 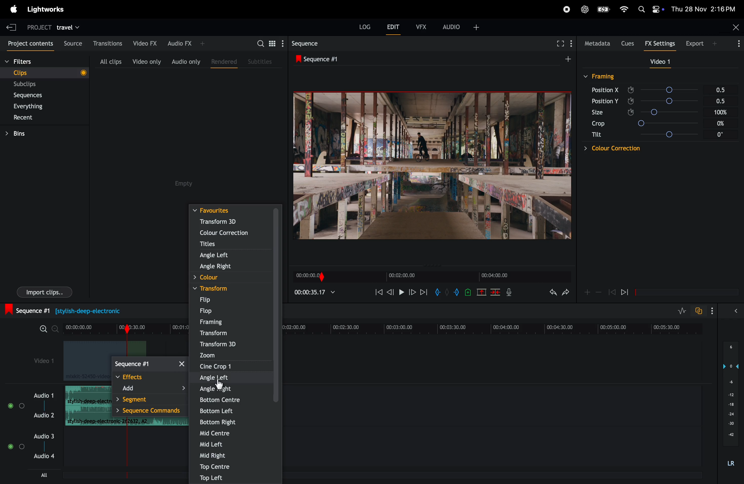 I want to click on cursor, so click(x=220, y=386).